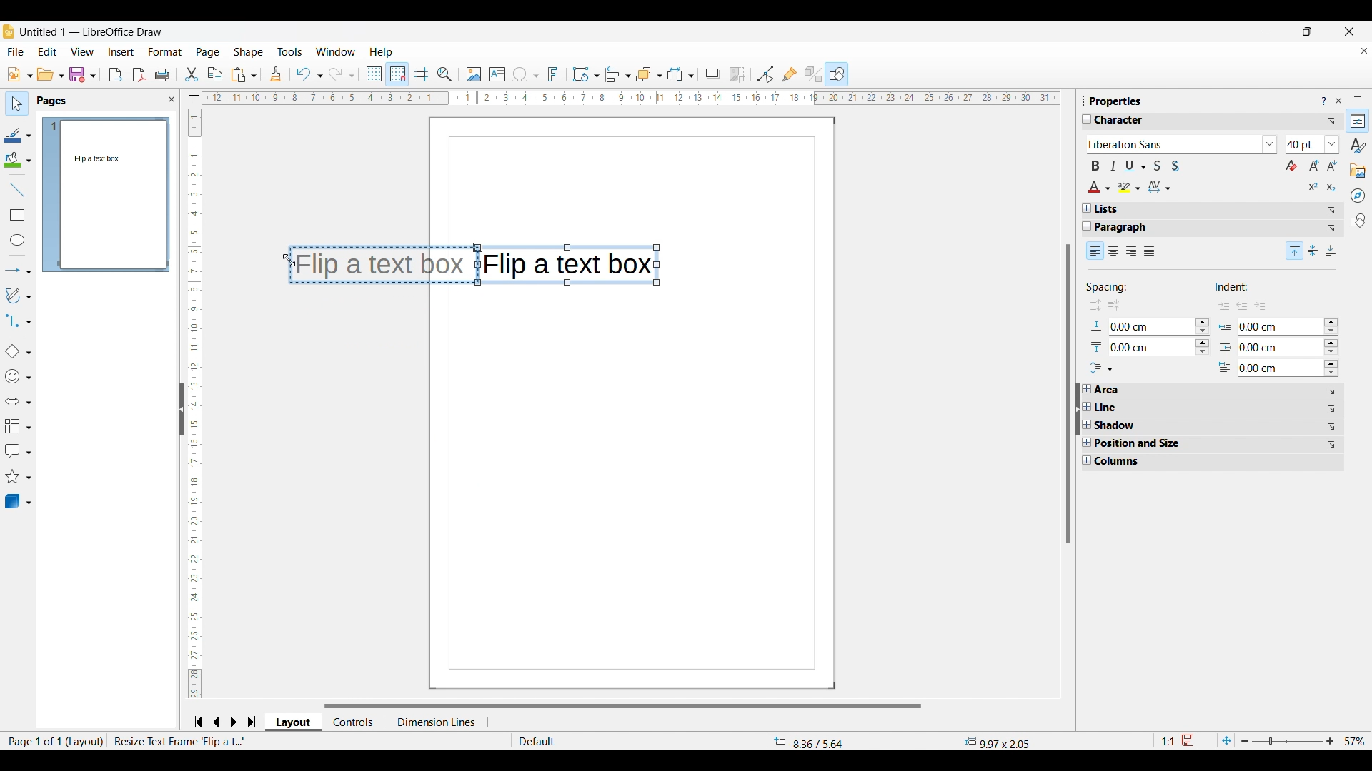  Describe the element at coordinates (1095, 250) in the screenshot. I see `Left alignment` at that location.